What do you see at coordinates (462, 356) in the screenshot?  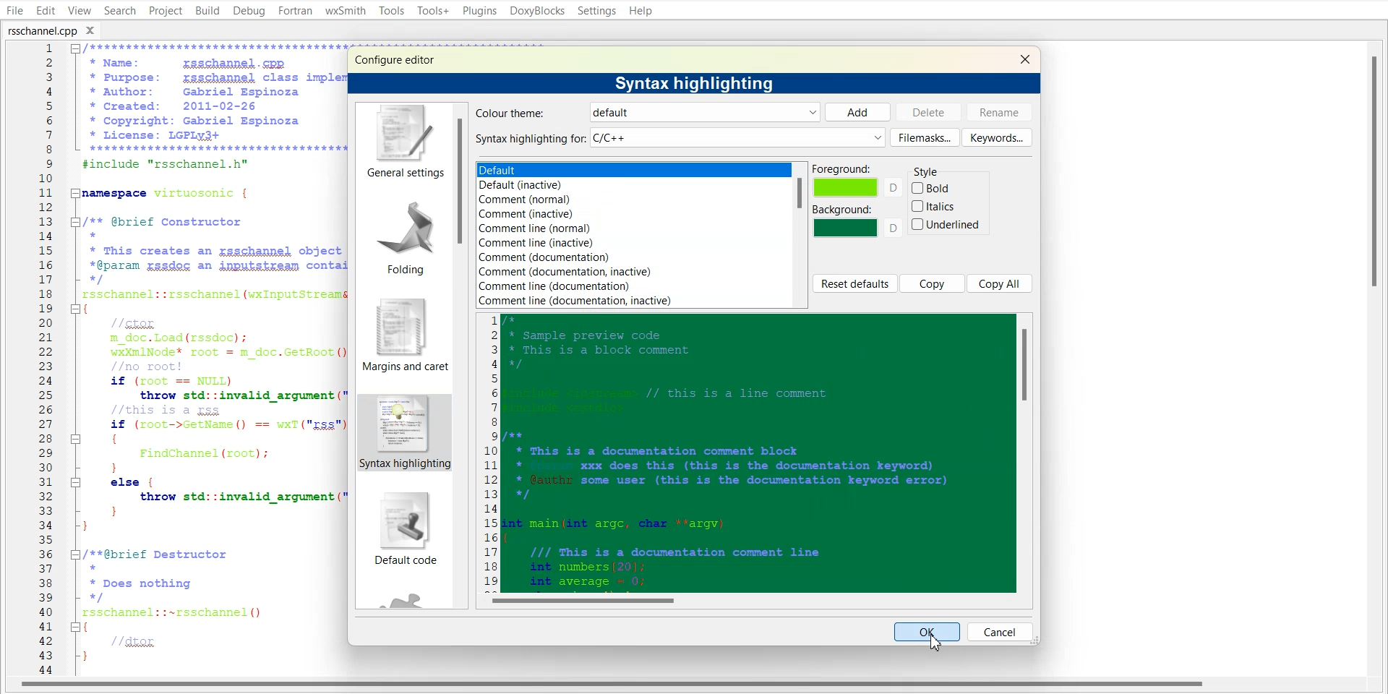 I see `Vertical scroll bar` at bounding box center [462, 356].